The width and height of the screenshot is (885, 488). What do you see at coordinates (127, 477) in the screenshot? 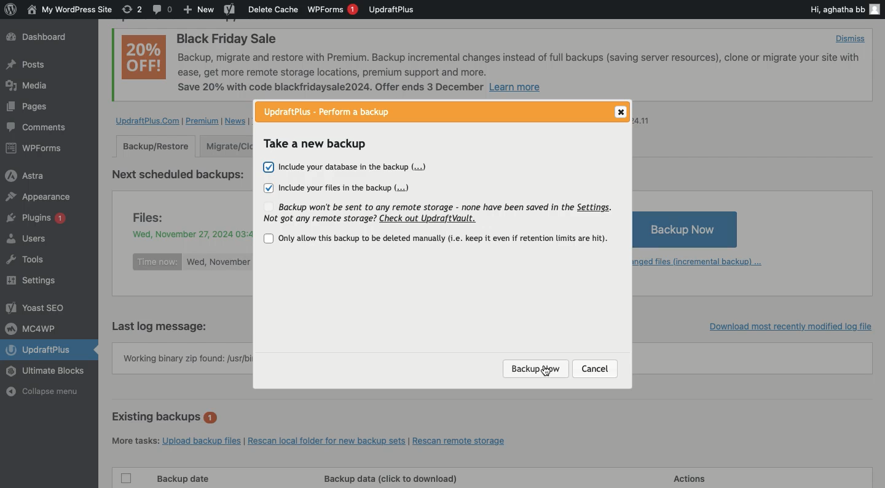
I see `Checkbox` at bounding box center [127, 477].